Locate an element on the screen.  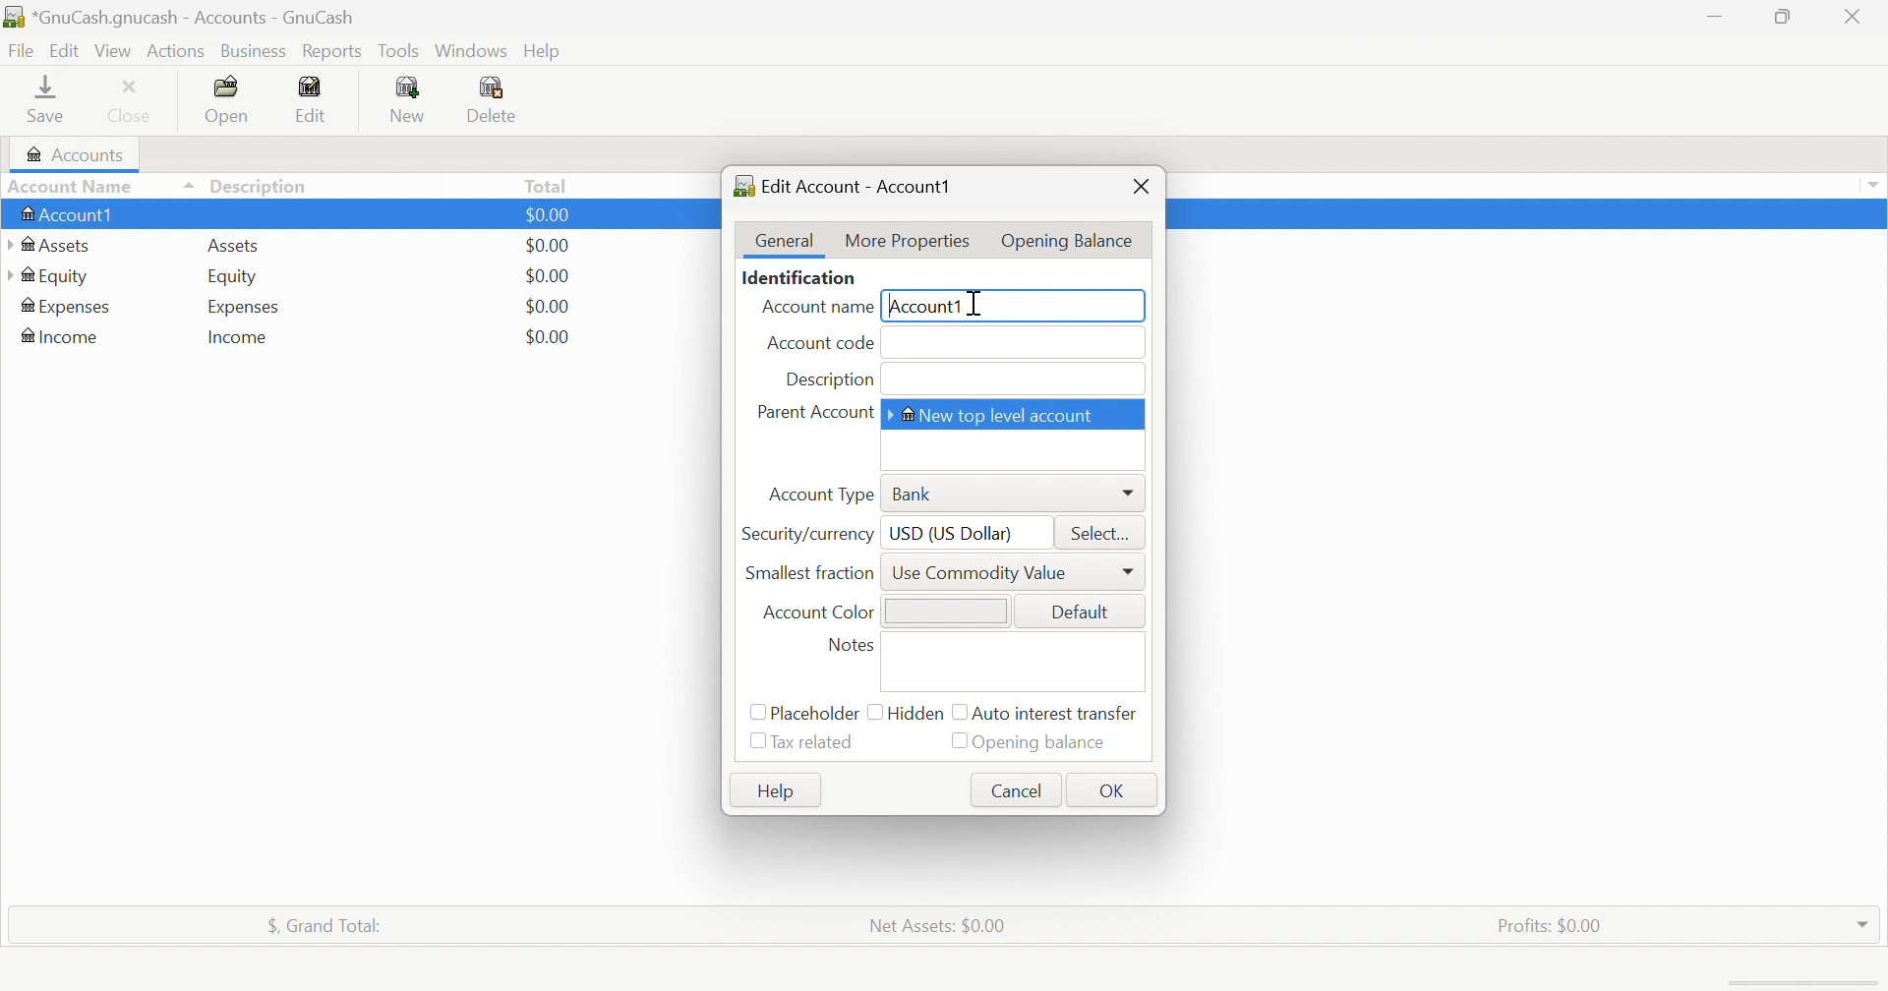
More is located at coordinates (1129, 492).